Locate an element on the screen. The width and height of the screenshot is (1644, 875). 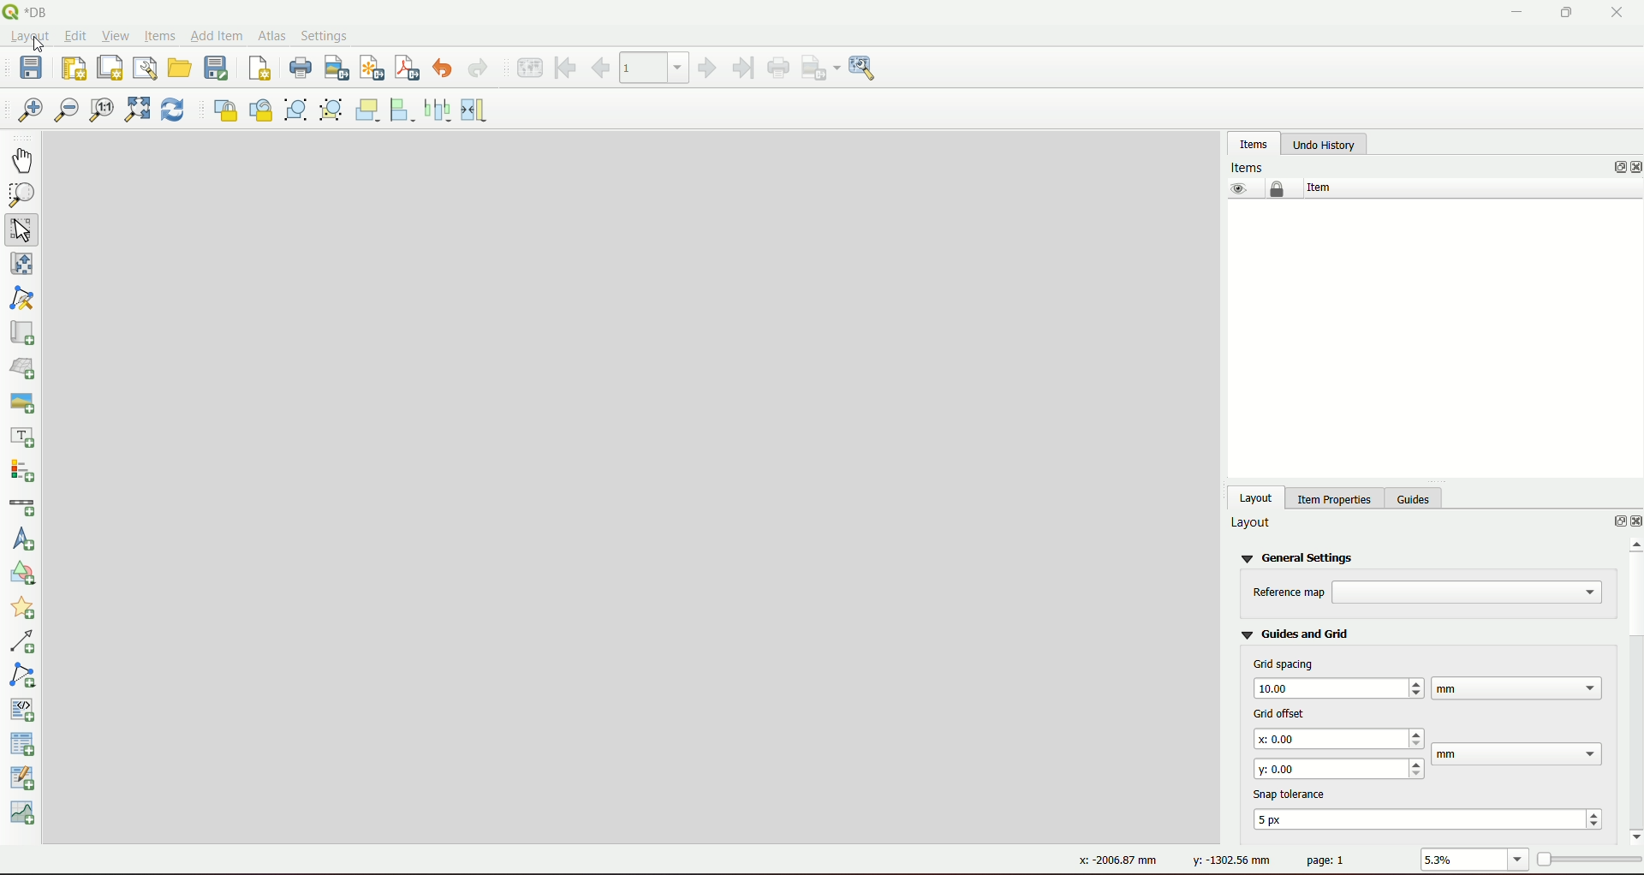
add 3D map is located at coordinates (25, 366).